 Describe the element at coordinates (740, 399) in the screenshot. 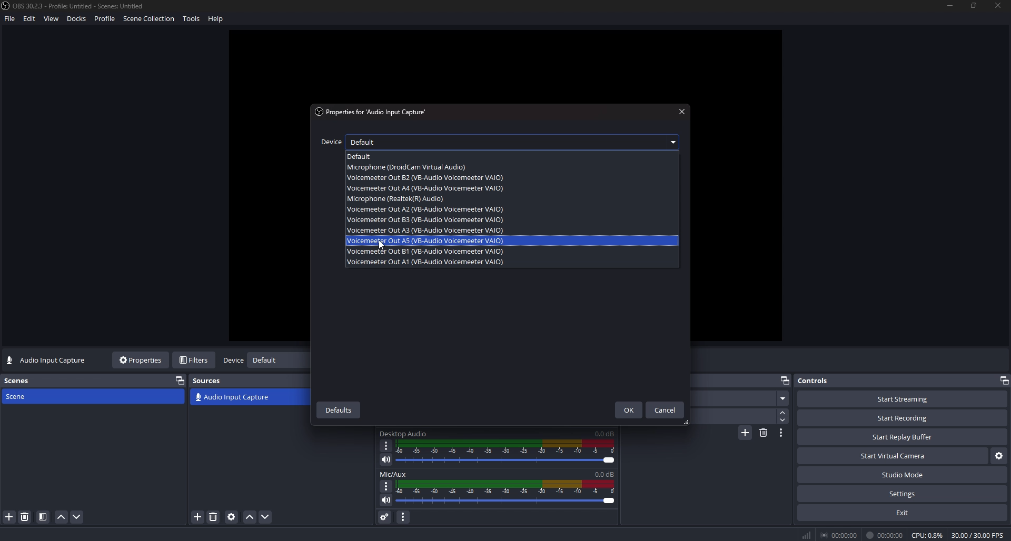

I see `fade` at that location.